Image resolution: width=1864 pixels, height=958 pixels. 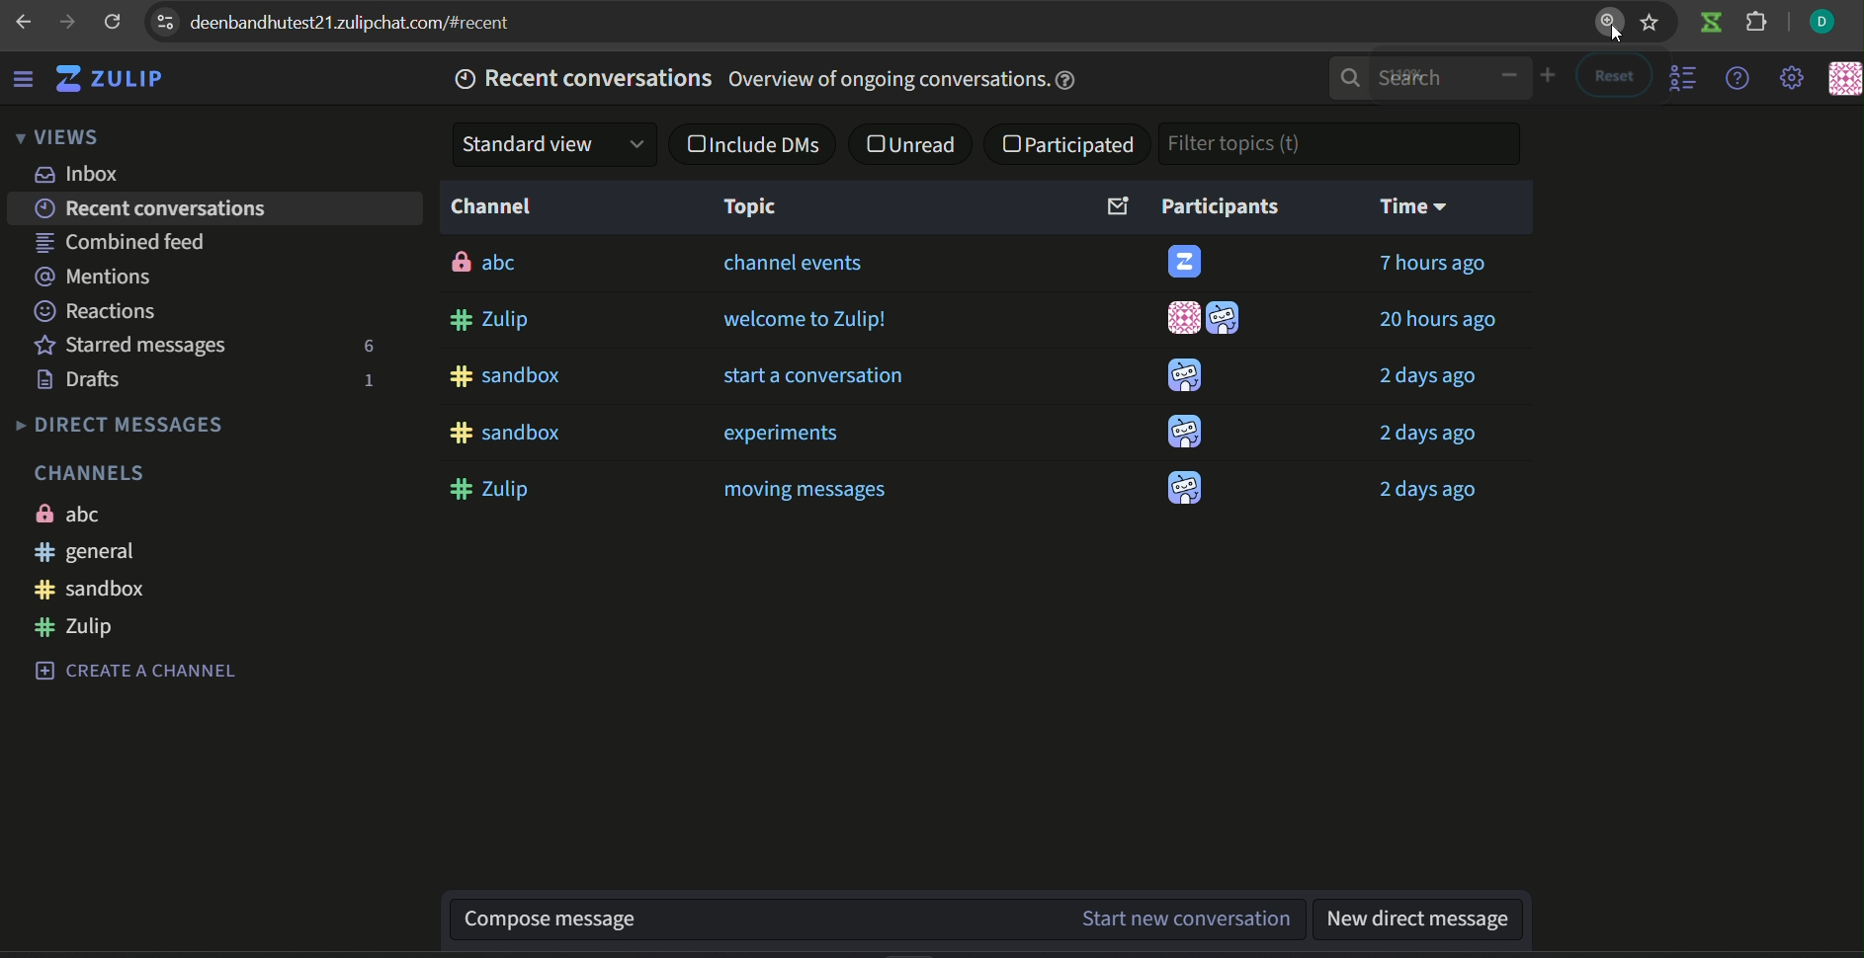 What do you see at coordinates (913, 146) in the screenshot?
I see `unread` at bounding box center [913, 146].